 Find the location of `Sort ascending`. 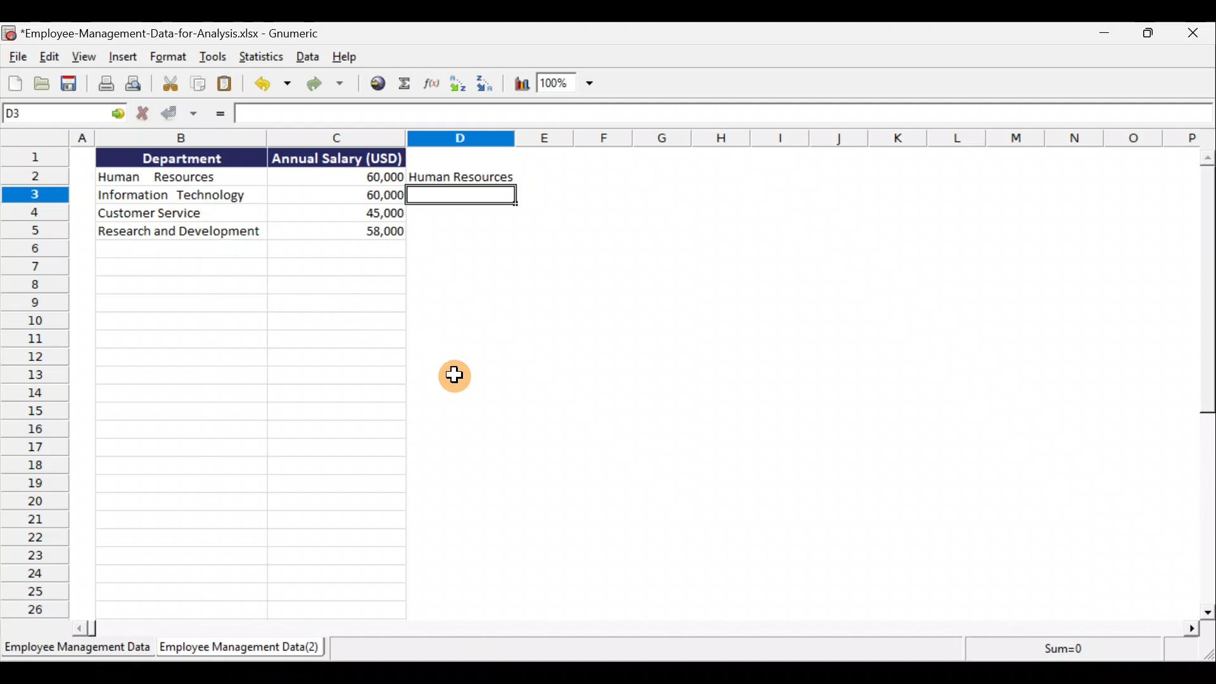

Sort ascending is located at coordinates (459, 86).